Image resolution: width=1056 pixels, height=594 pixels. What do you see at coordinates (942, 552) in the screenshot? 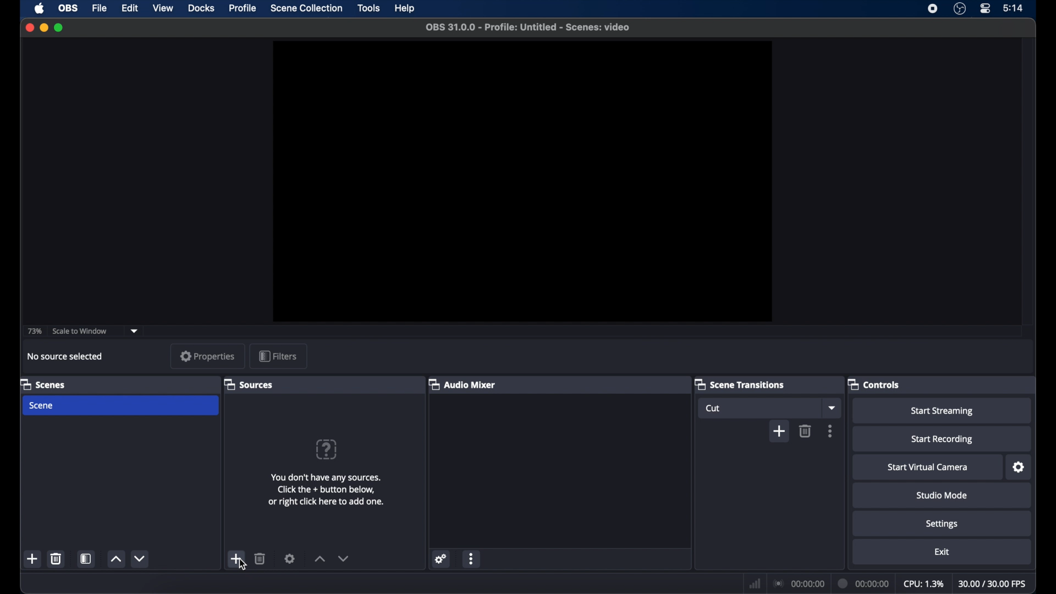
I see `exit` at bounding box center [942, 552].